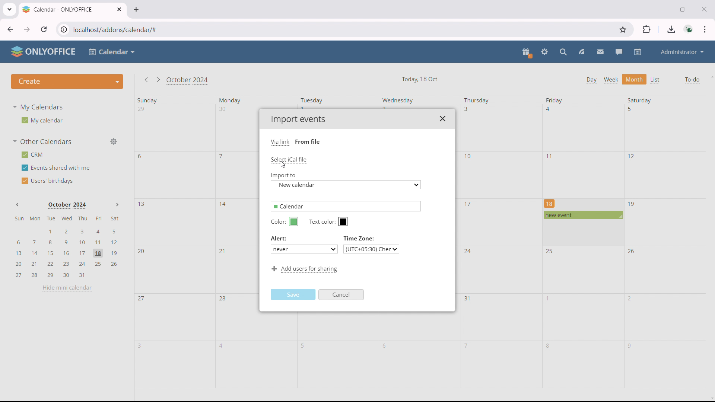 The width and height of the screenshot is (715, 402). Describe the element at coordinates (347, 185) in the screenshot. I see `New calendar` at that location.